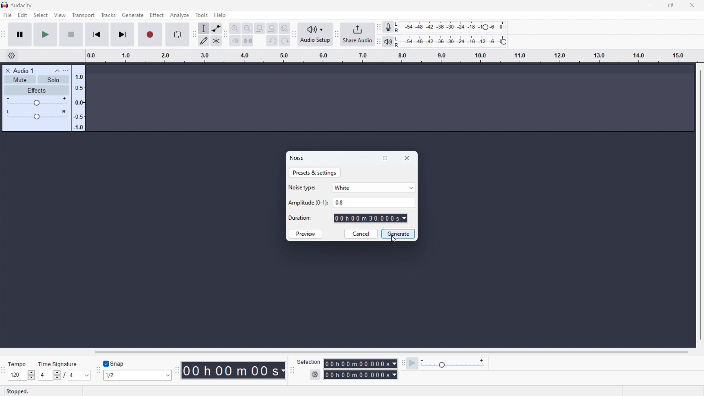 This screenshot has width=704, height=396. What do you see at coordinates (157, 15) in the screenshot?
I see `effect` at bounding box center [157, 15].